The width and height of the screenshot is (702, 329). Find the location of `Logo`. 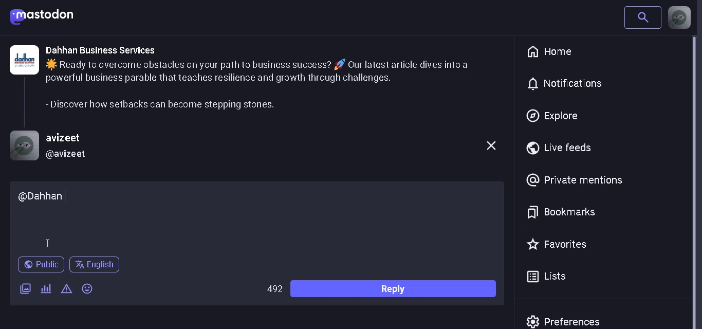

Logo is located at coordinates (24, 60).